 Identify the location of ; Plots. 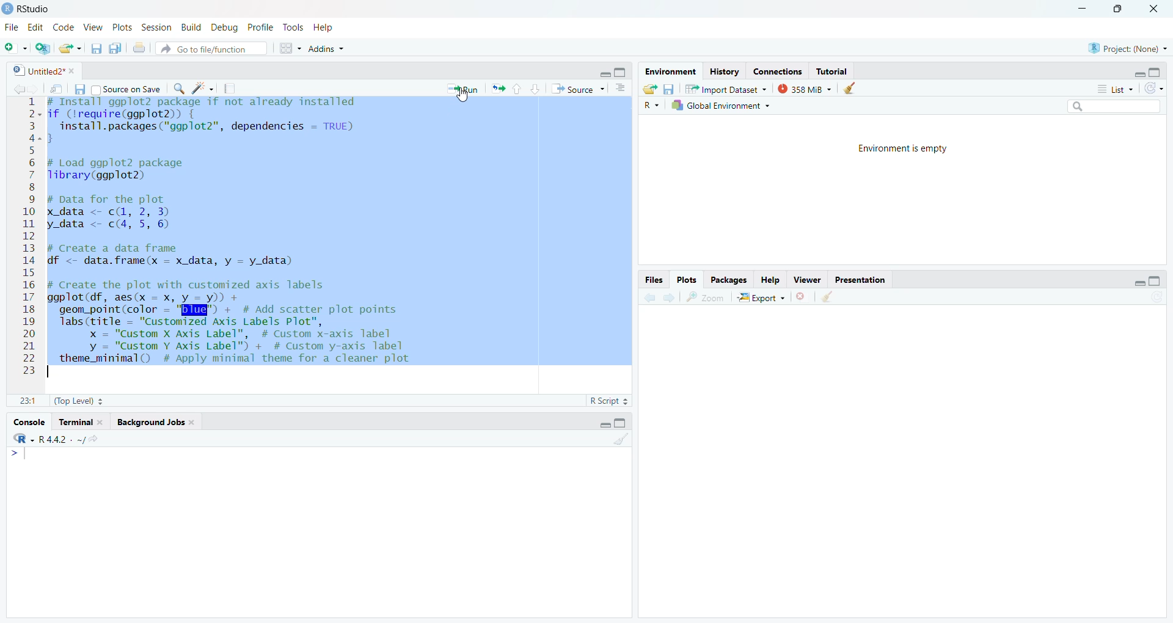
(687, 280).